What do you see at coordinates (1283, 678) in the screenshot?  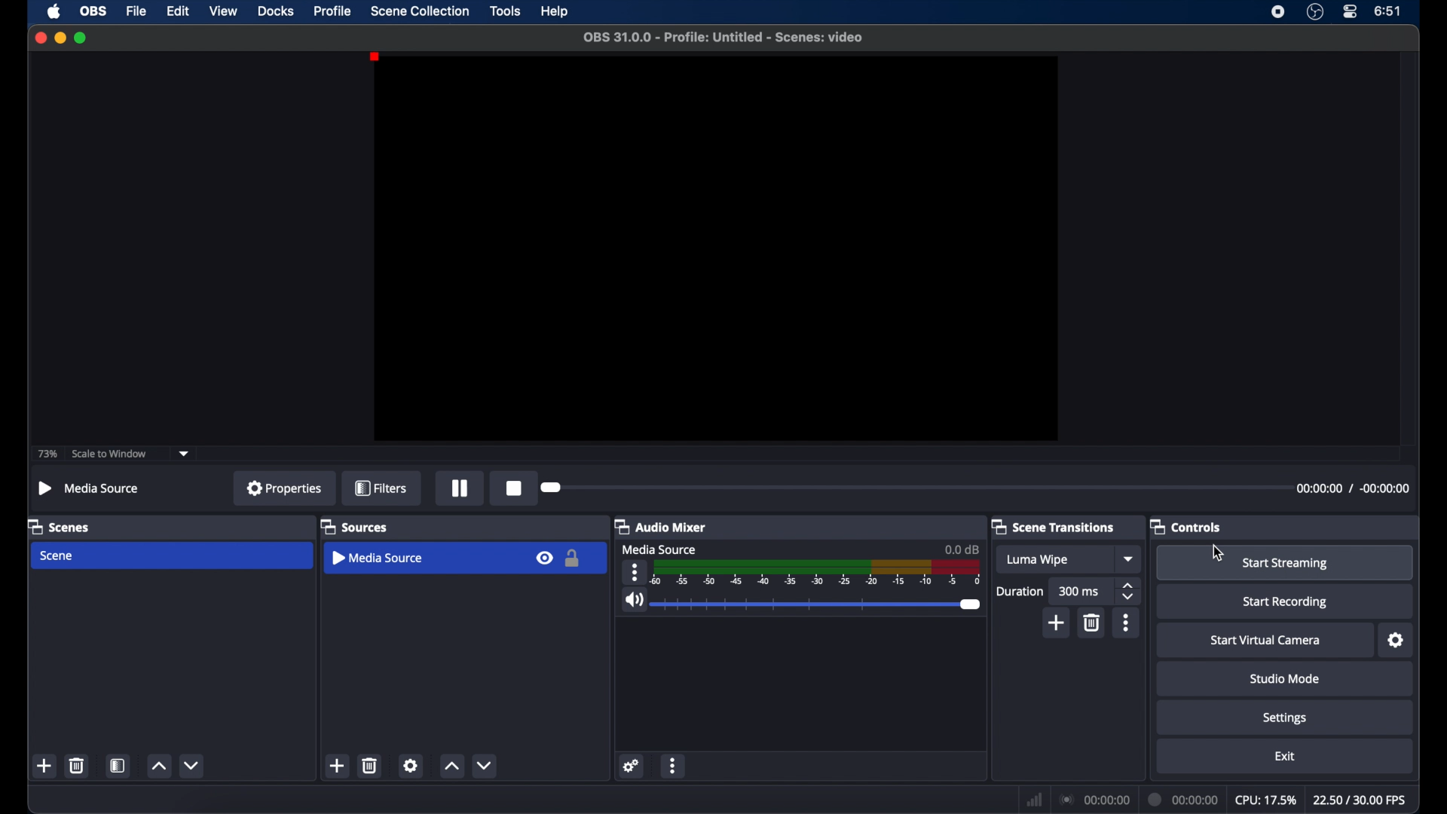 I see `studio mode` at bounding box center [1283, 678].